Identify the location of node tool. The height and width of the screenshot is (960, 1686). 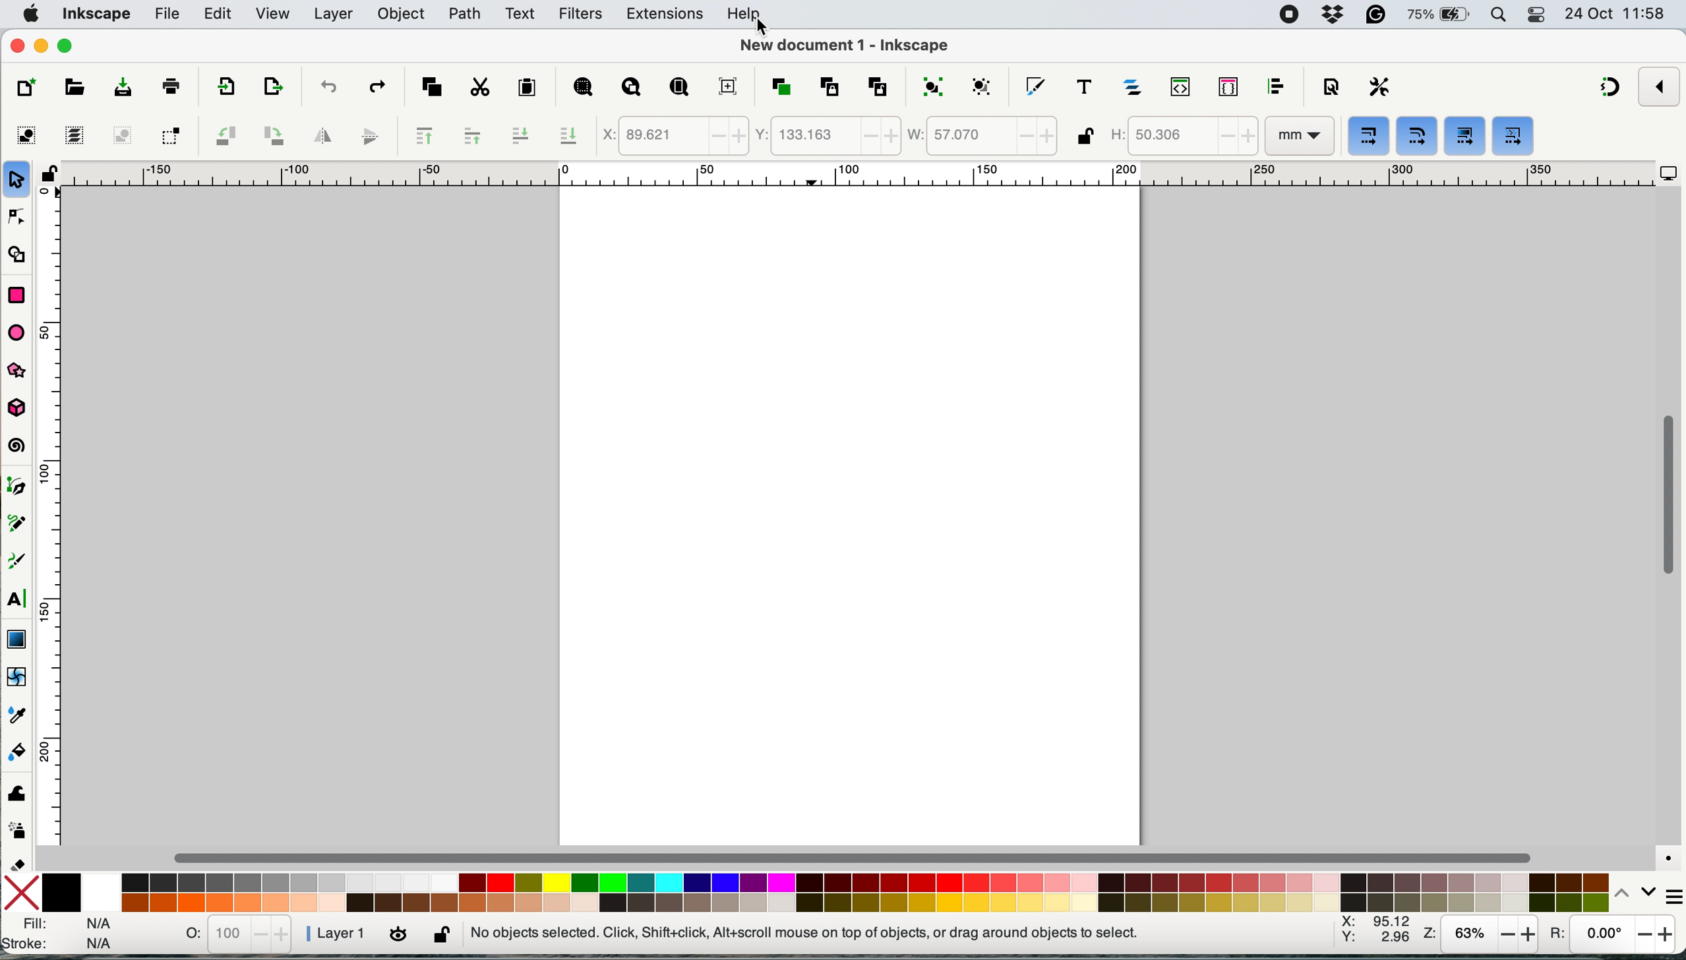
(20, 222).